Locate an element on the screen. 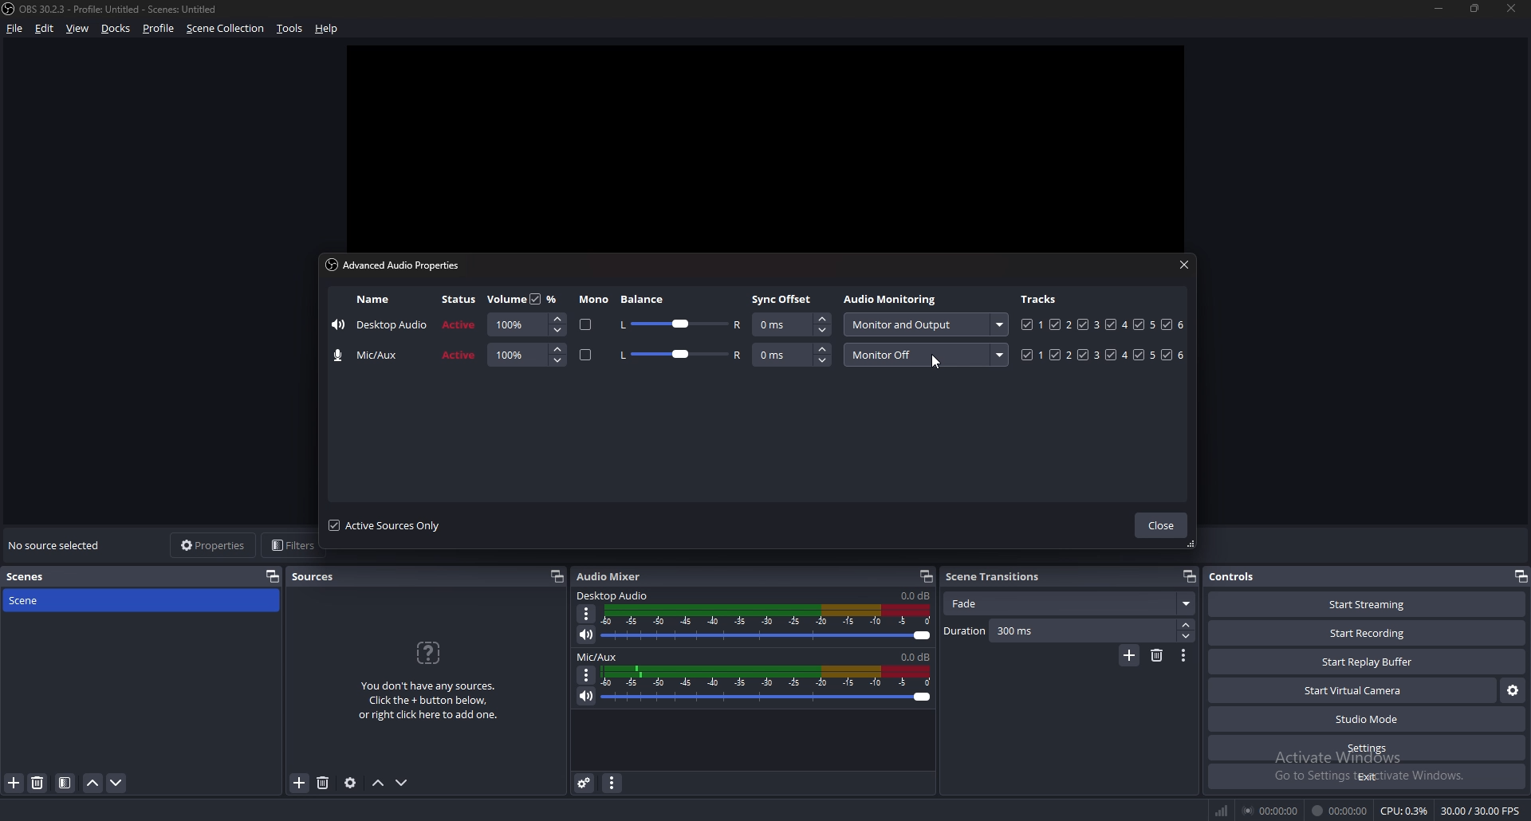  balance is located at coordinates (647, 299).